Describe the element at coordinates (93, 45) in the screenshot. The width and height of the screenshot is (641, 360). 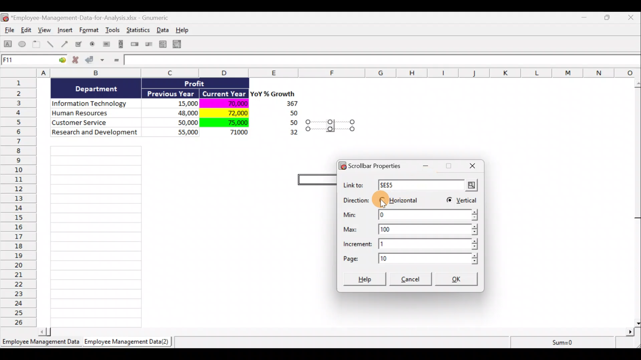
I see `Create a radio button` at that location.